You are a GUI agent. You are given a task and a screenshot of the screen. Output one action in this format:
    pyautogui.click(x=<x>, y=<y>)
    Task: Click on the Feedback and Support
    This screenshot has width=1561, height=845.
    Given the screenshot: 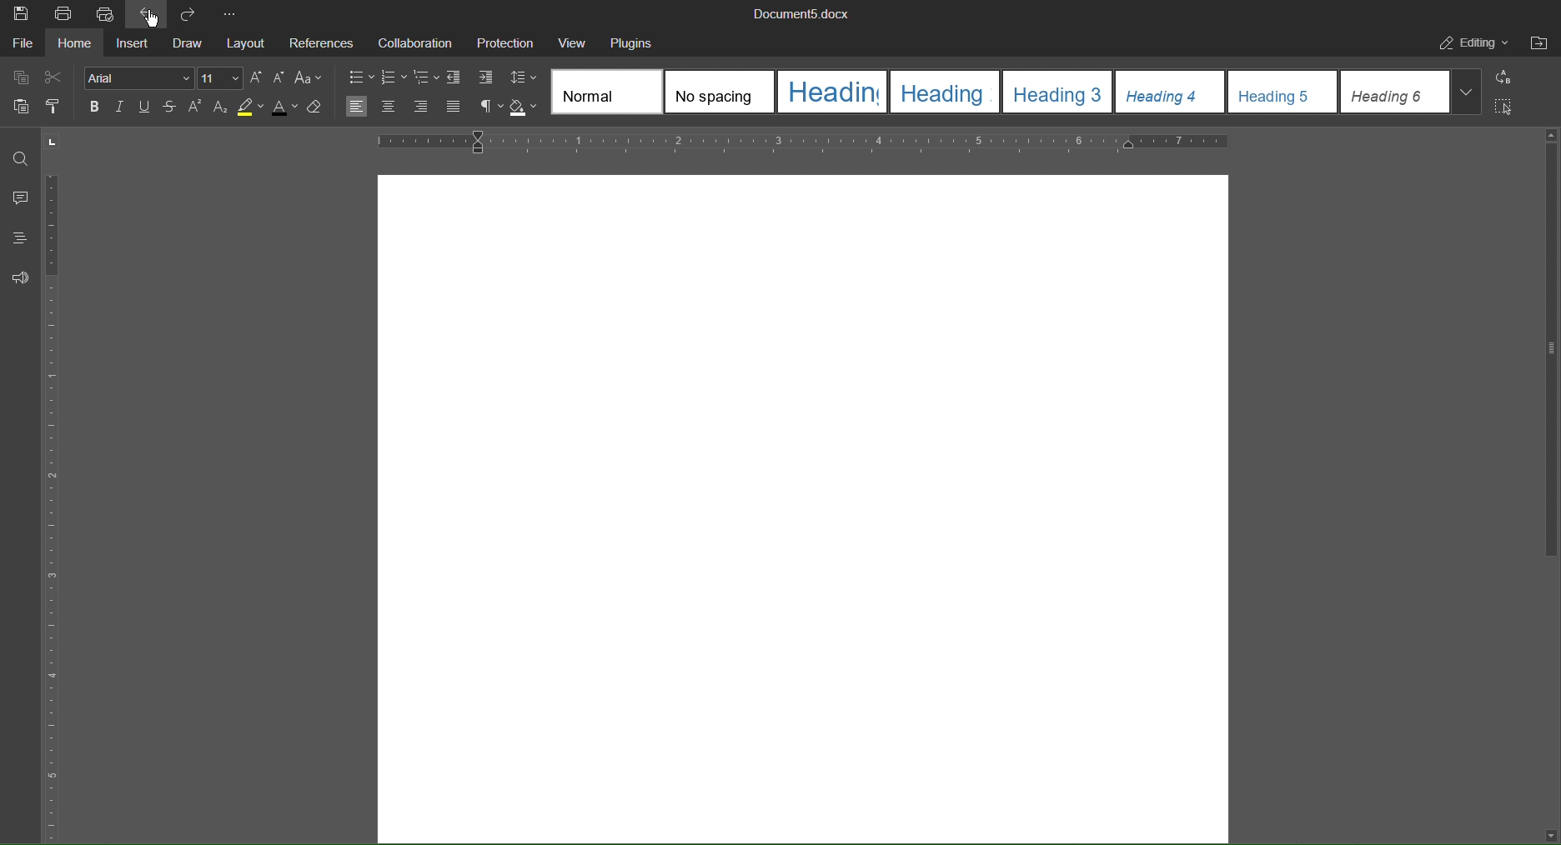 What is the action you would take?
    pyautogui.click(x=19, y=278)
    